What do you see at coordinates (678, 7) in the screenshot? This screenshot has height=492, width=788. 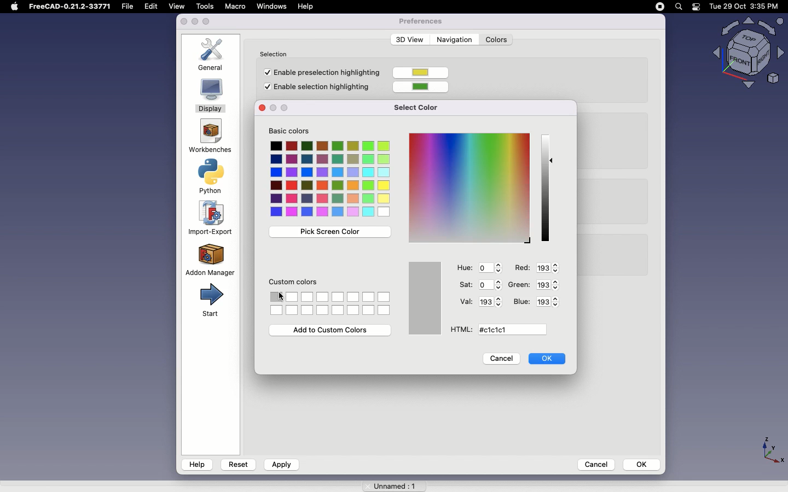 I see `search` at bounding box center [678, 7].